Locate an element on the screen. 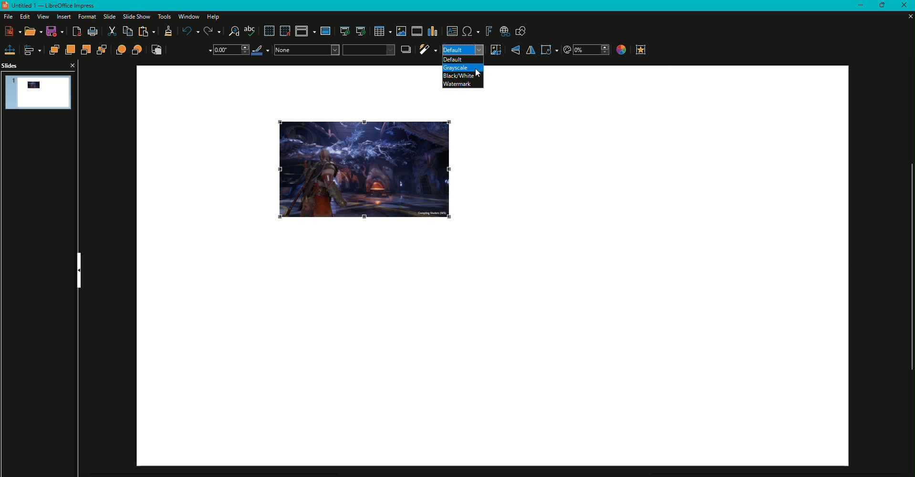 The width and height of the screenshot is (915, 477). Open is located at coordinates (34, 32).